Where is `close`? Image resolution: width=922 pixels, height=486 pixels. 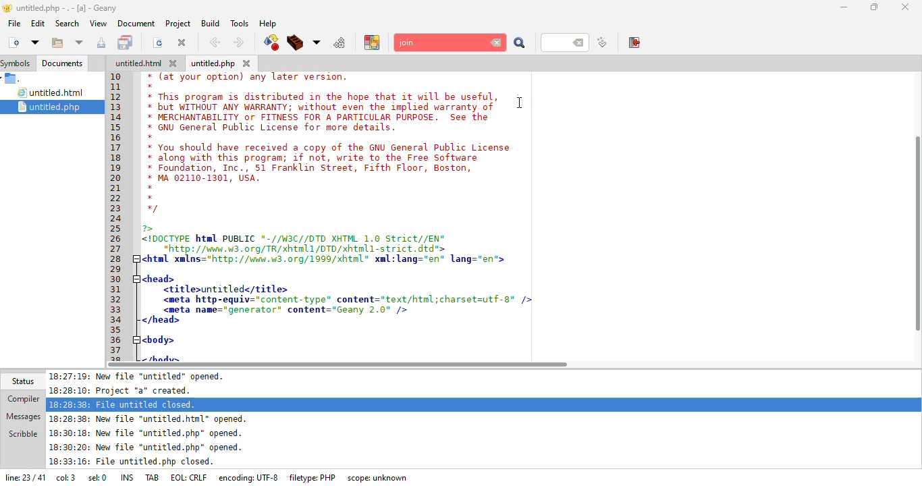 close is located at coordinates (906, 5).